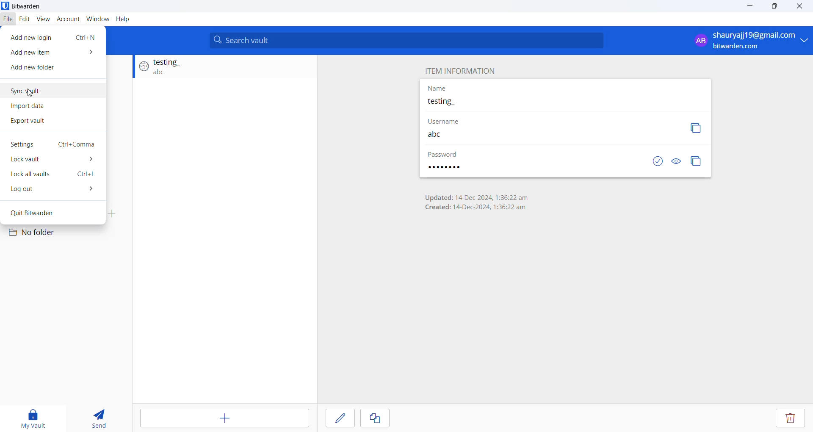 The width and height of the screenshot is (813, 432). I want to click on No folder, so click(42, 233).